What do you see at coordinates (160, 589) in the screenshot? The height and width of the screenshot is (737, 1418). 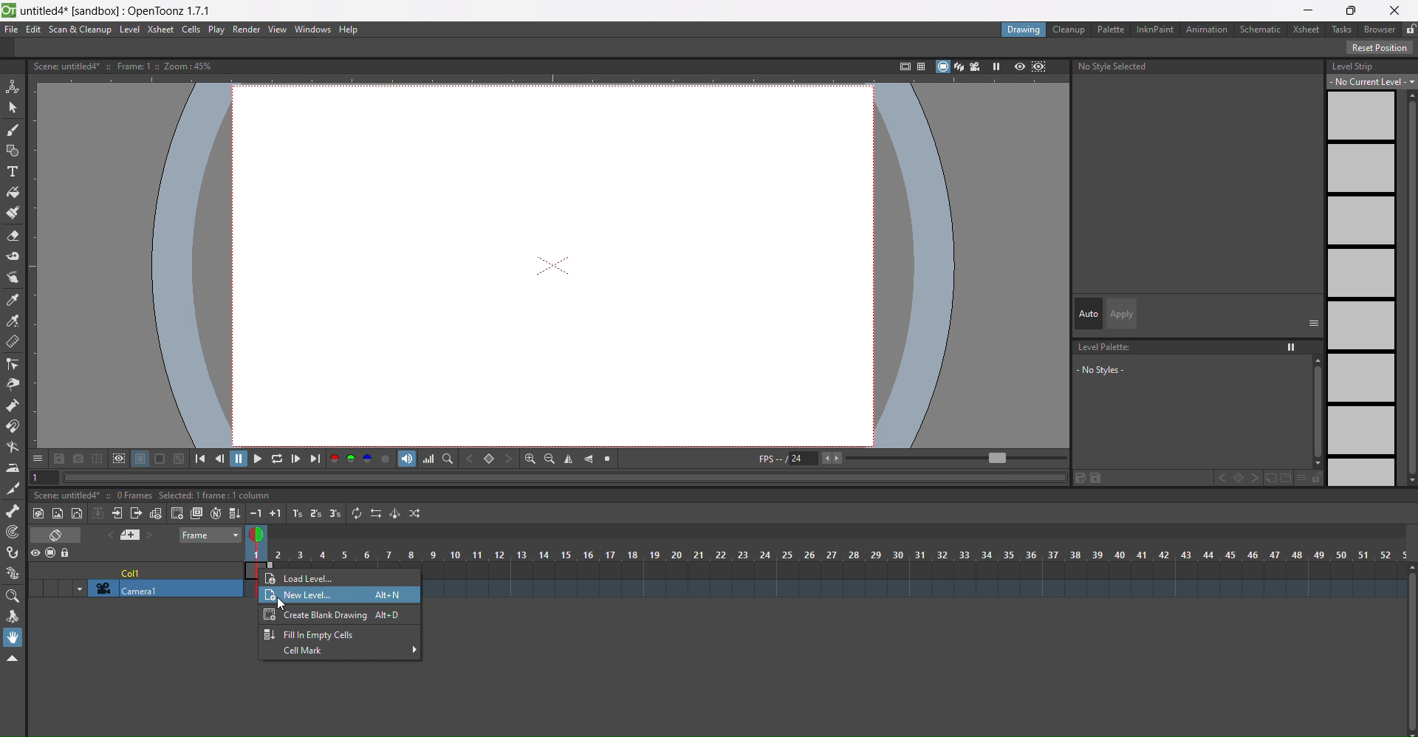 I see `camera1` at bounding box center [160, 589].